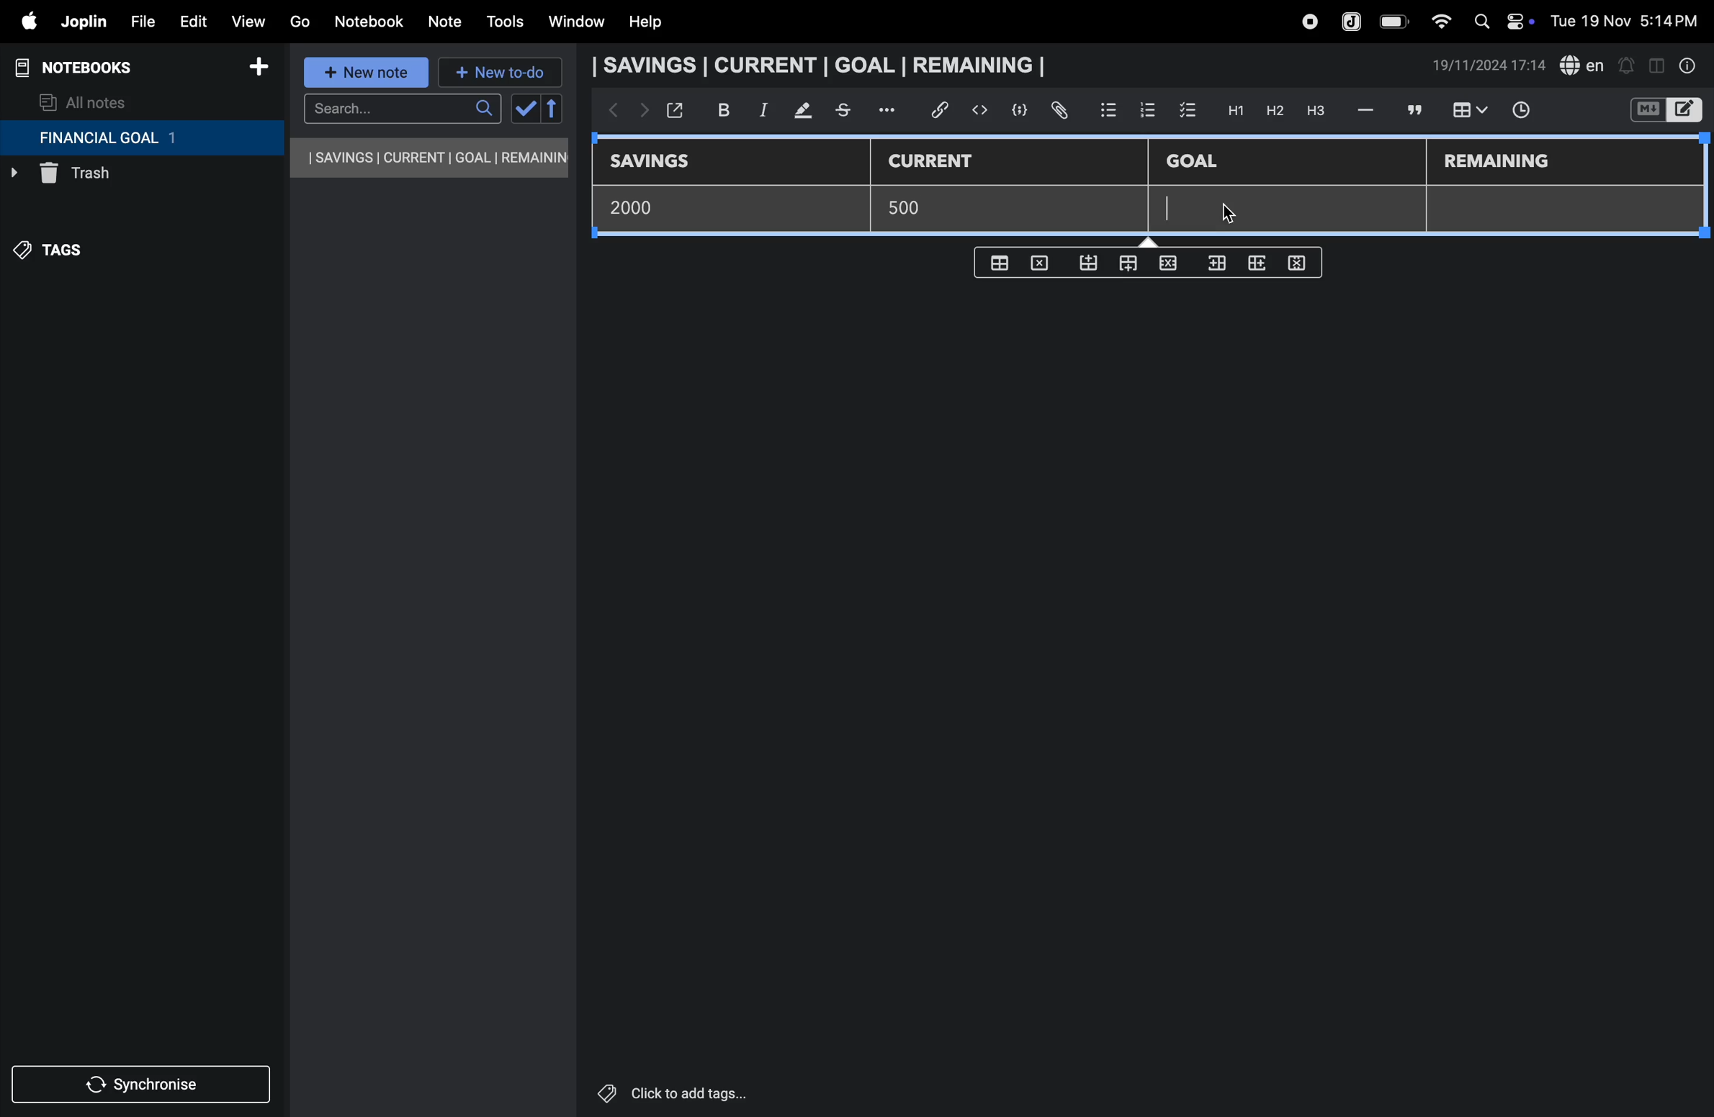  What do you see at coordinates (1125, 265) in the screenshot?
I see `from top` at bounding box center [1125, 265].